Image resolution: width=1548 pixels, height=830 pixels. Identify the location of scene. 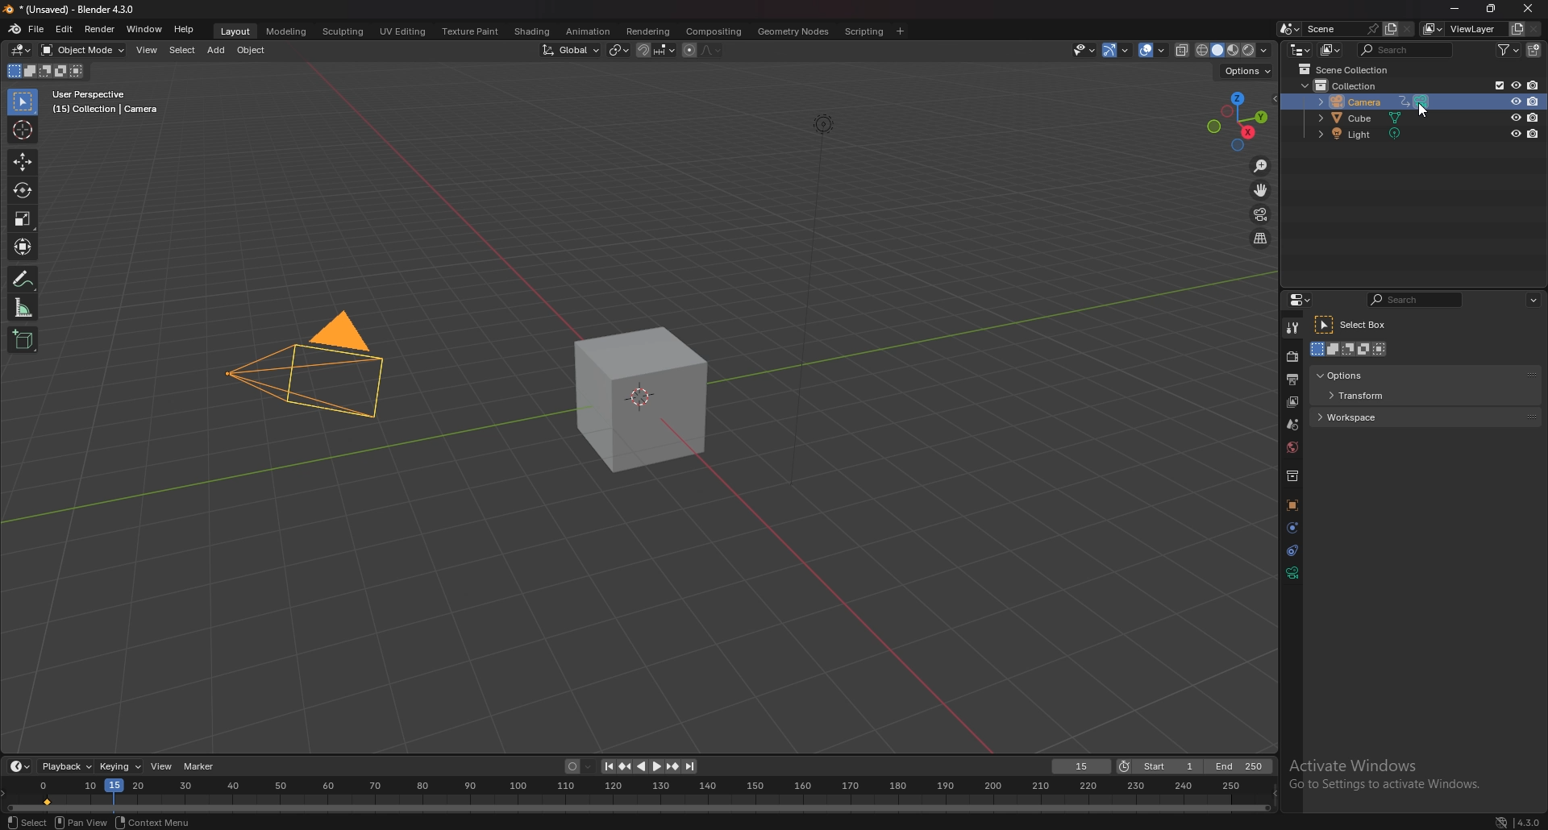
(1294, 425).